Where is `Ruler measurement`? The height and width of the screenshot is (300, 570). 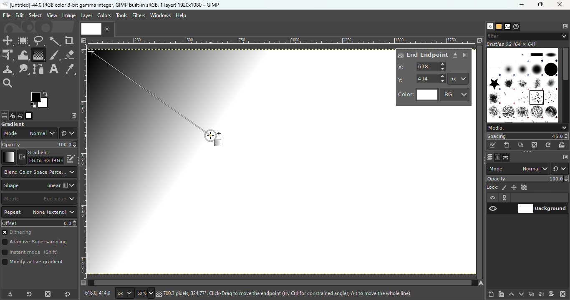 Ruler measurement is located at coordinates (458, 79).